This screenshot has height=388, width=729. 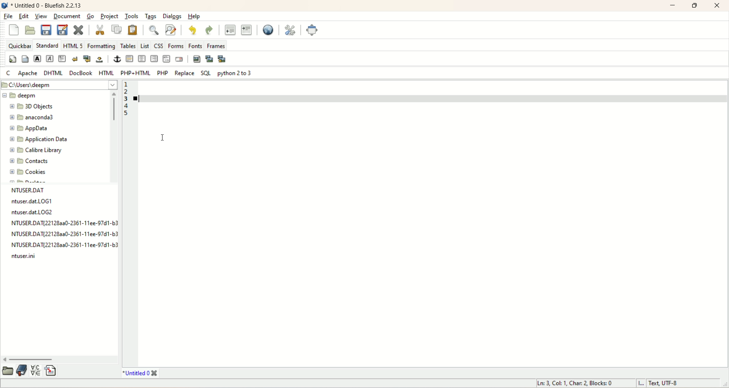 I want to click on new, so click(x=14, y=29).